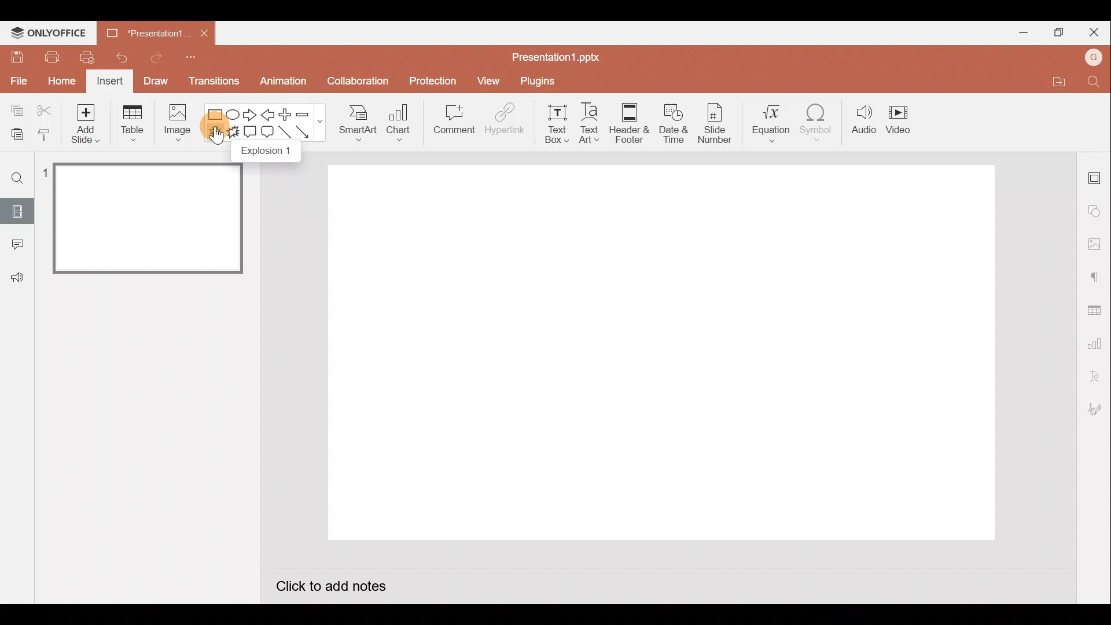 Image resolution: width=1111 pixels, height=625 pixels. Describe the element at coordinates (1022, 32) in the screenshot. I see `Minimize` at that location.